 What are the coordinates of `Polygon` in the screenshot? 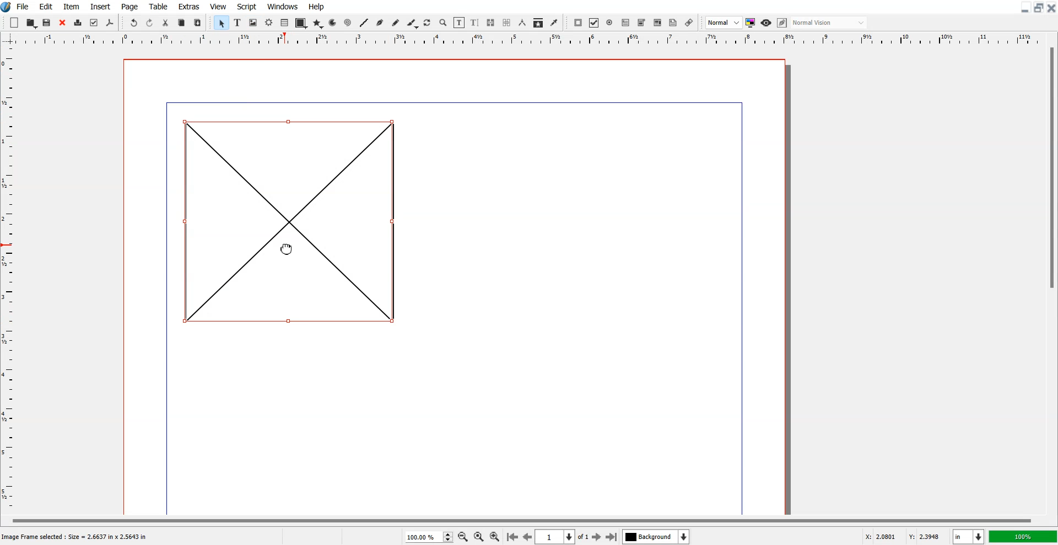 It's located at (318, 24).